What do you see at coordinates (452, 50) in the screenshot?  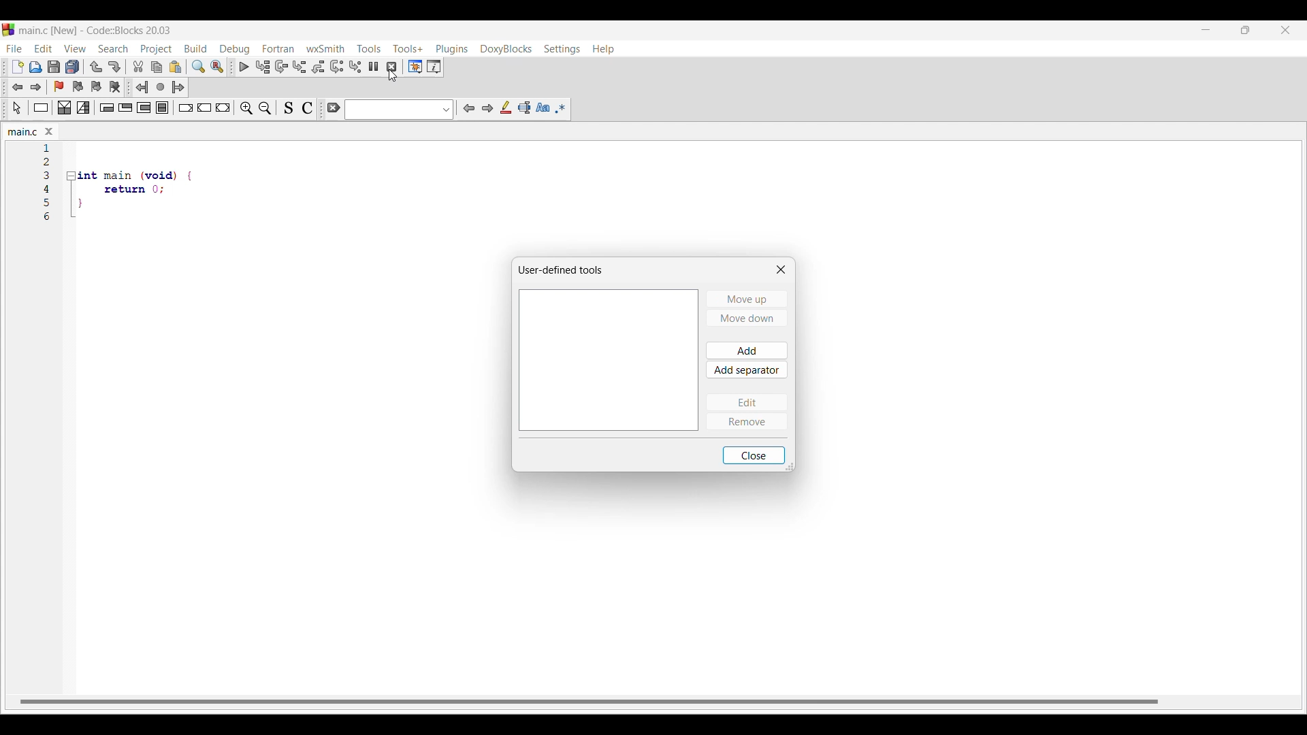 I see `Plugins menu` at bounding box center [452, 50].